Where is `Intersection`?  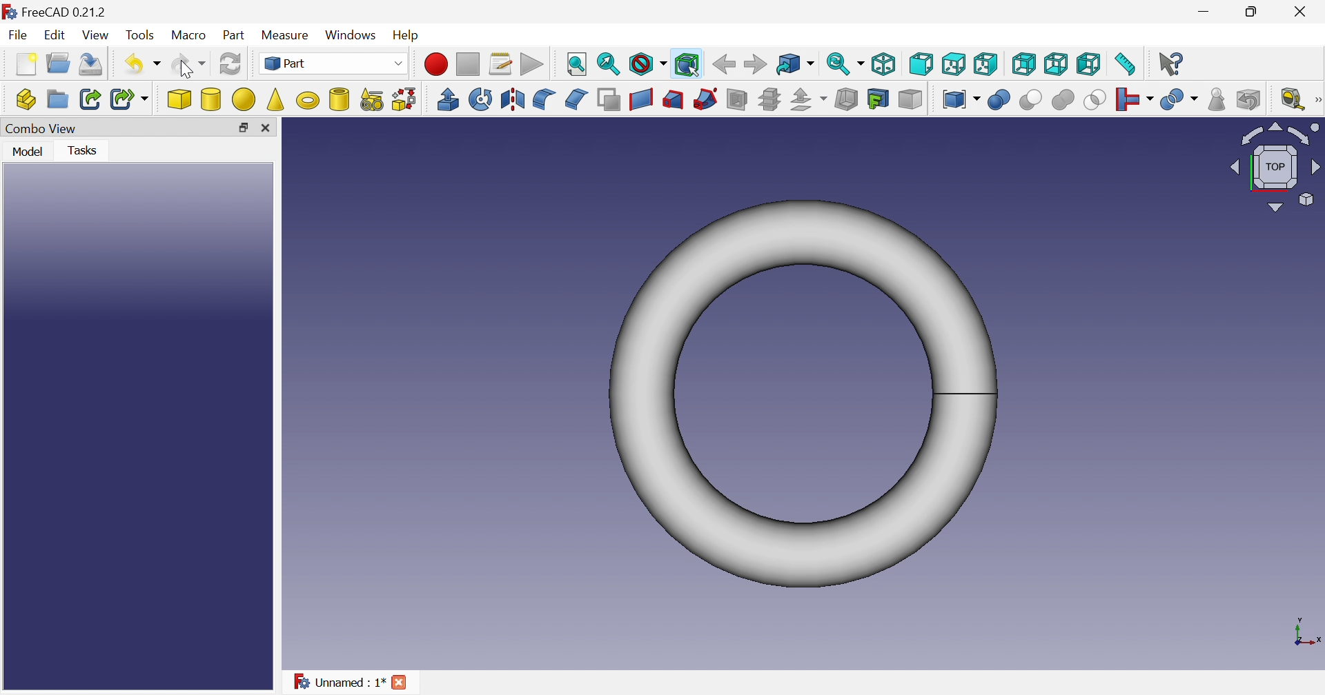 Intersection is located at coordinates (1092, 99).